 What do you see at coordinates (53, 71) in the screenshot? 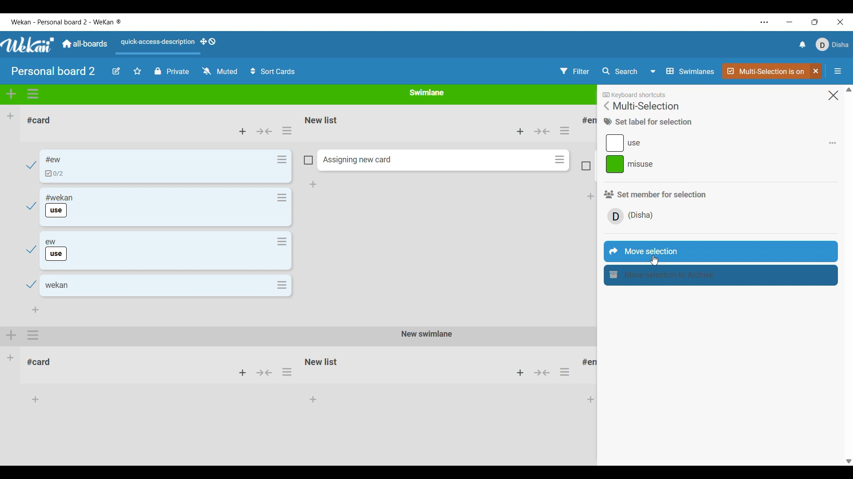
I see `Board title` at bounding box center [53, 71].